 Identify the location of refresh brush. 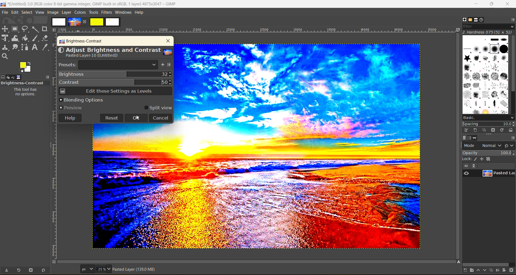
(503, 131).